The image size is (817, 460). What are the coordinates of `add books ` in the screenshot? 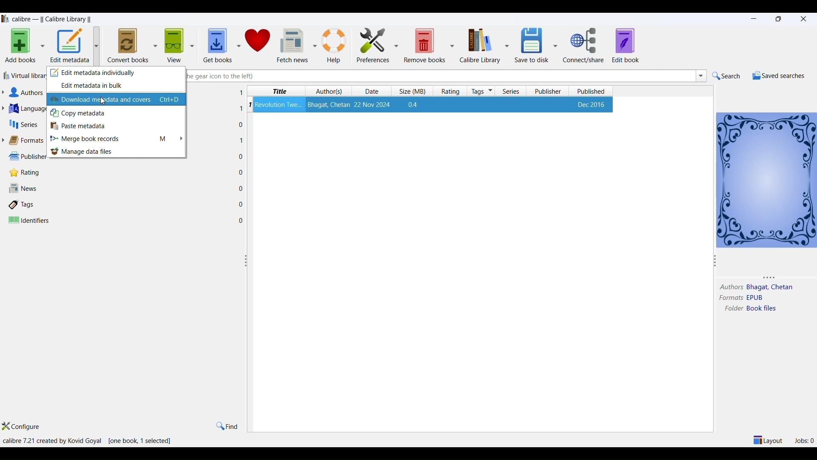 It's located at (19, 45).